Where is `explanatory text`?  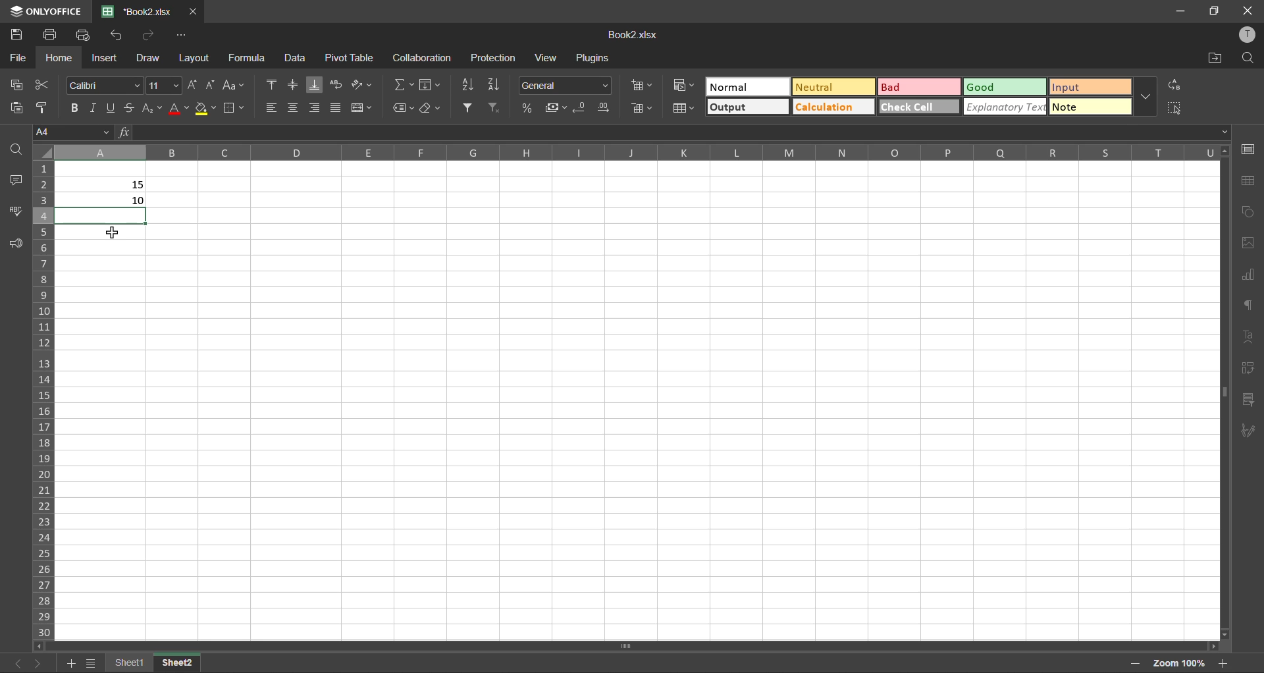
explanatory text is located at coordinates (1005, 106).